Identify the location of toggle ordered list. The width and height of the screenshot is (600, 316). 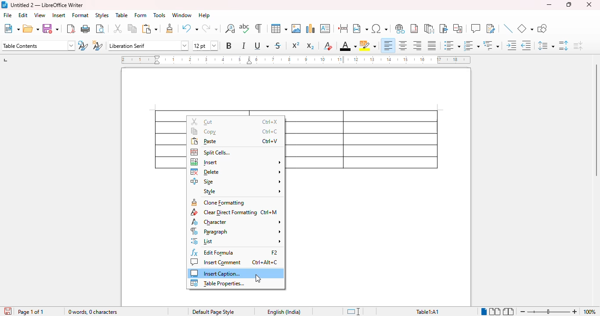
(472, 46).